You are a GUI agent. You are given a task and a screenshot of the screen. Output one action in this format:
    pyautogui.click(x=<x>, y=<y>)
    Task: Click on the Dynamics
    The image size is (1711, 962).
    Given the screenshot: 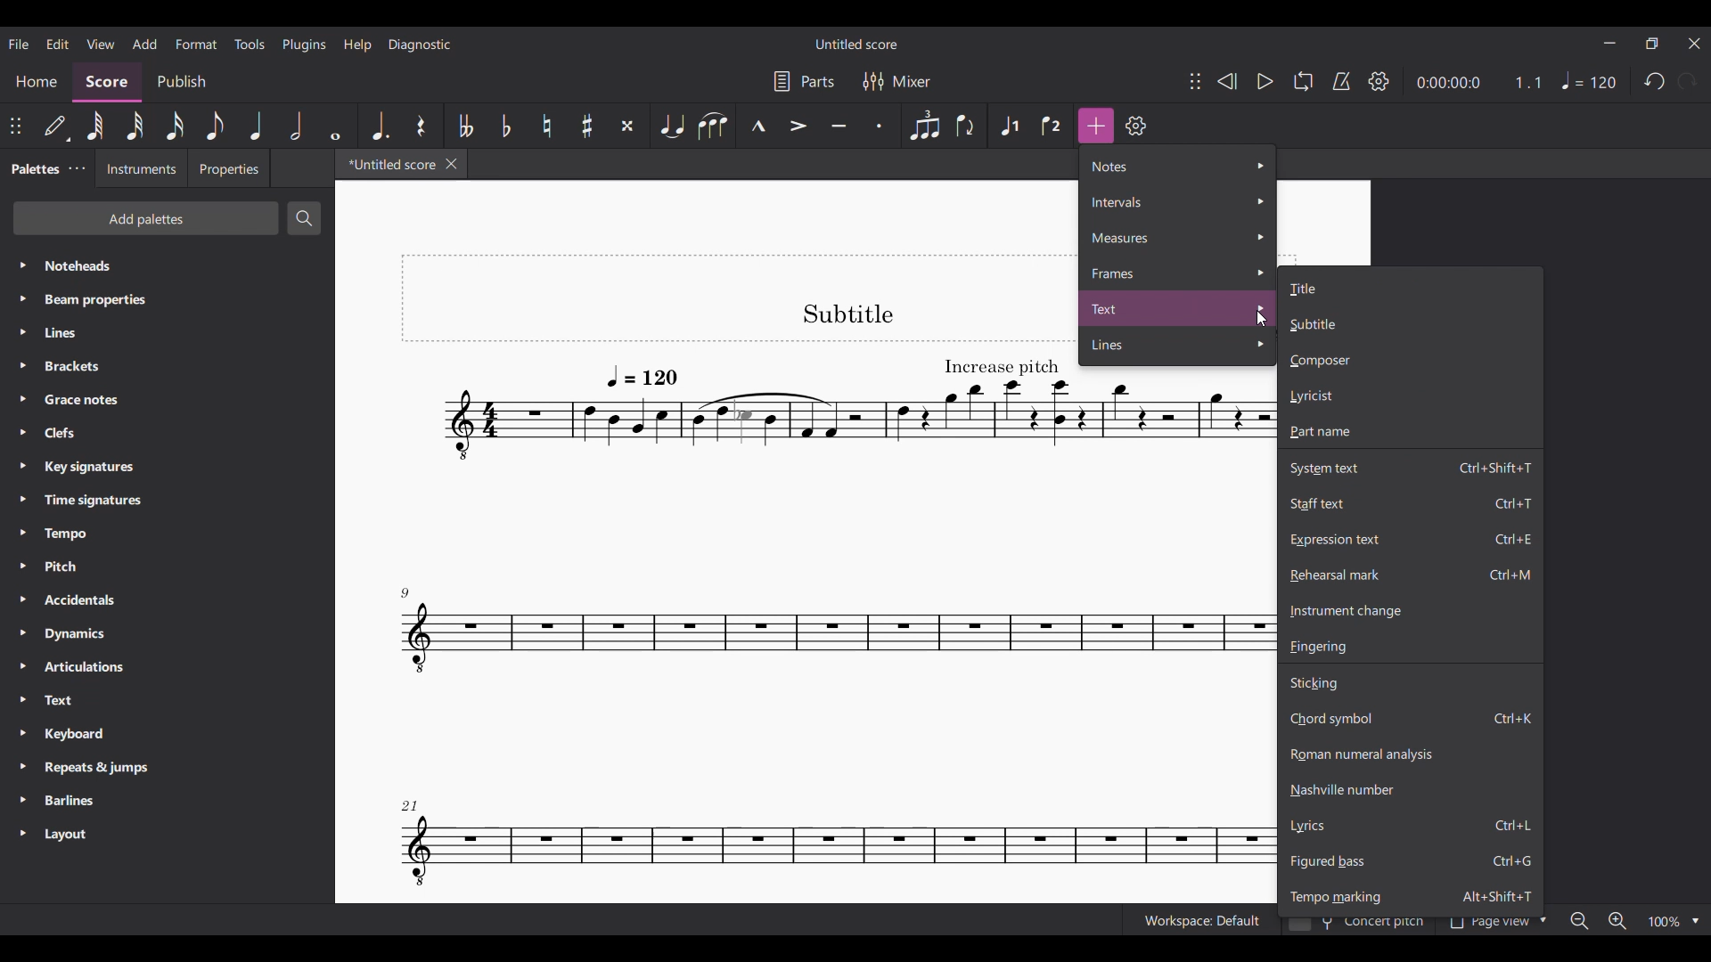 What is the action you would take?
    pyautogui.click(x=168, y=633)
    